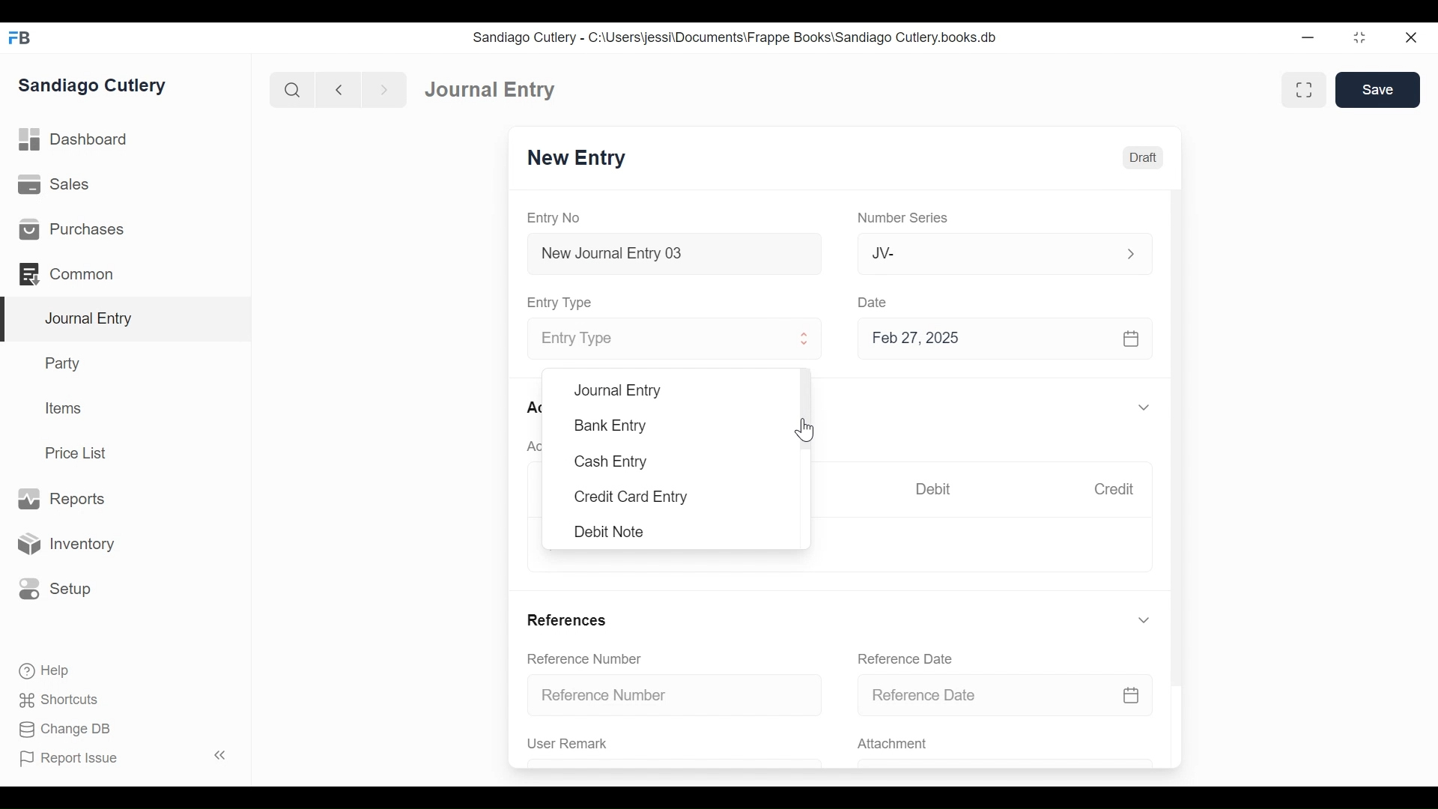 The height and width of the screenshot is (809, 1438). I want to click on Close, so click(1410, 37).